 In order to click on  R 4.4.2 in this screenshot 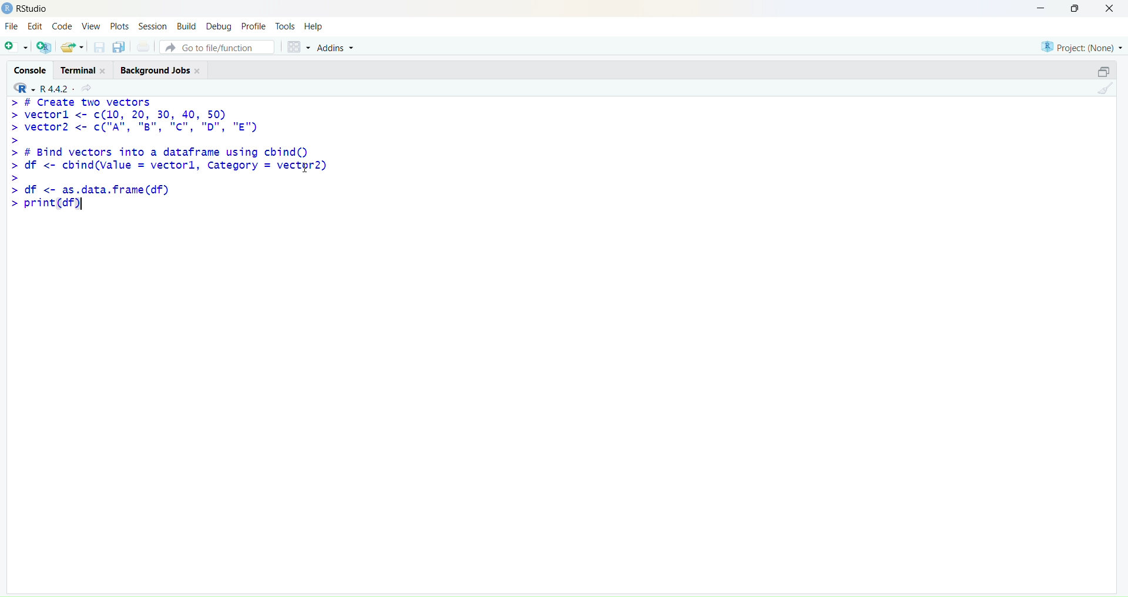, I will do `click(39, 89)`.